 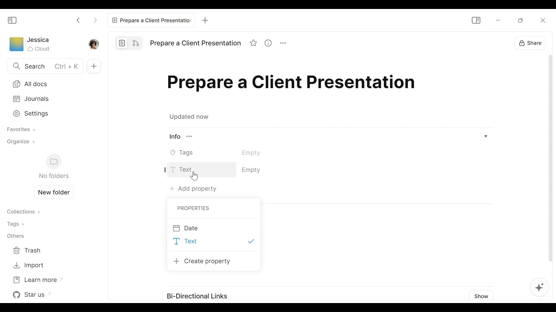 What do you see at coordinates (294, 84) in the screenshot?
I see `Title` at bounding box center [294, 84].